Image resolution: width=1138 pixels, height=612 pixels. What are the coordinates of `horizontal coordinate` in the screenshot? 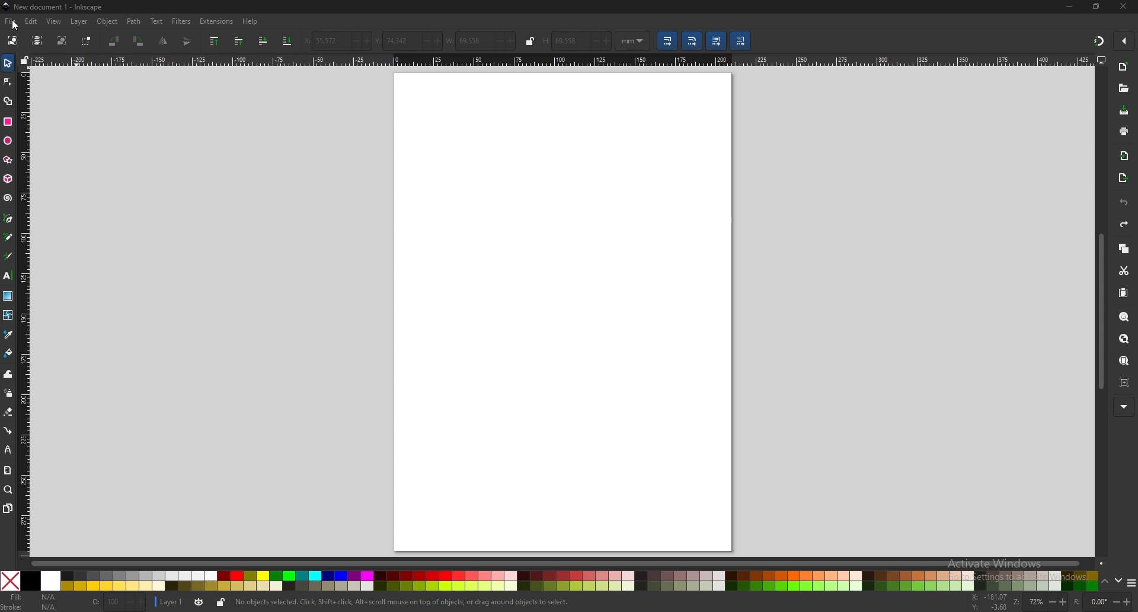 It's located at (320, 42).